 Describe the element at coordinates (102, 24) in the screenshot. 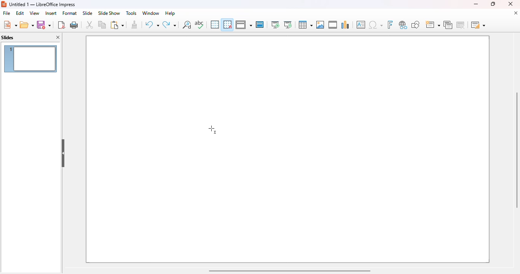

I see `copy` at that location.